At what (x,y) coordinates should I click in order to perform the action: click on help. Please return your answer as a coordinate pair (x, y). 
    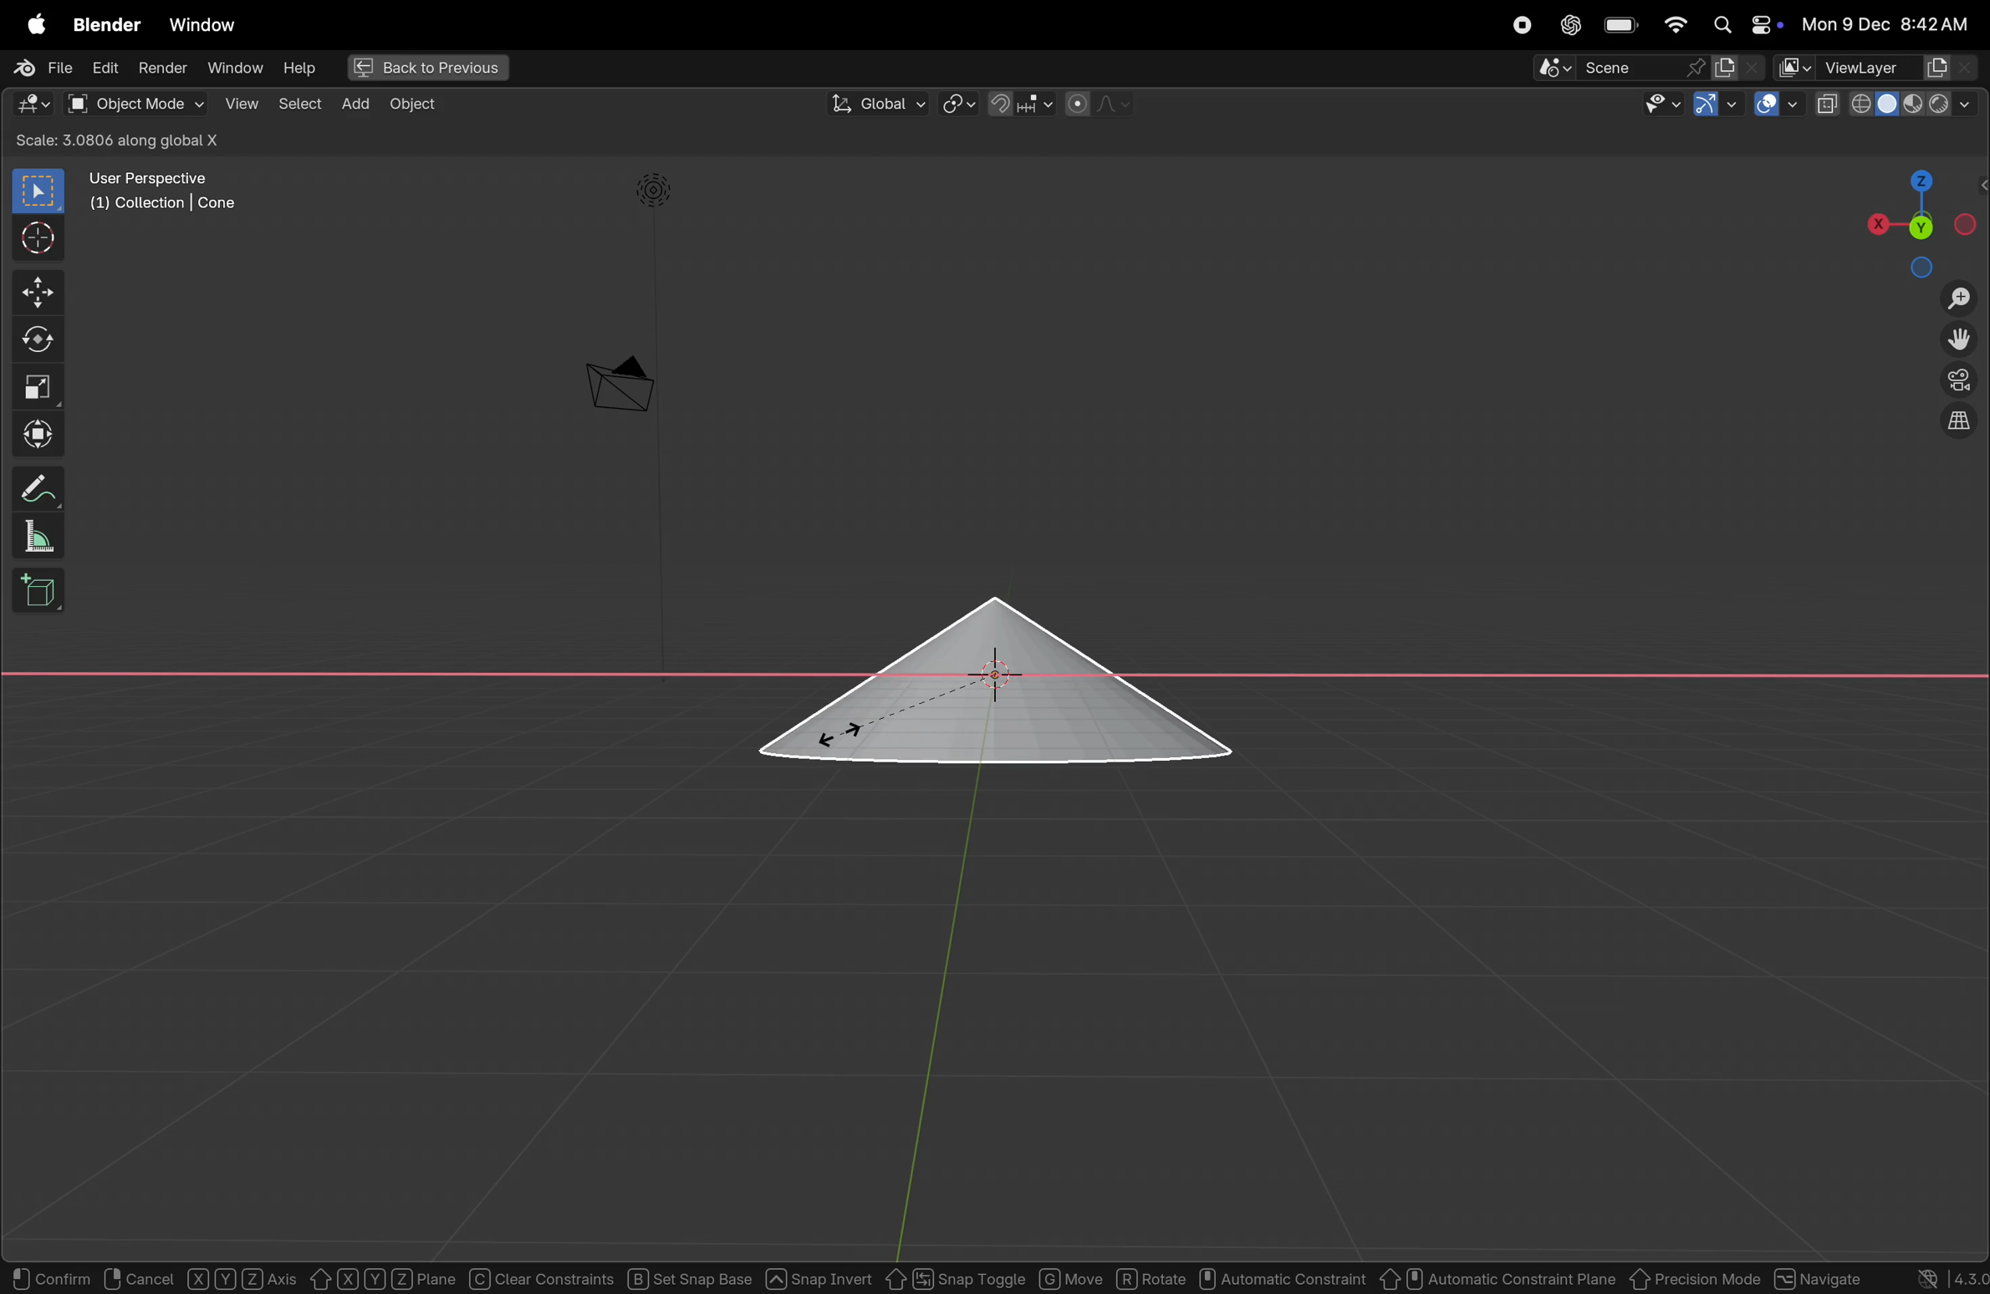
    Looking at the image, I should click on (305, 70).